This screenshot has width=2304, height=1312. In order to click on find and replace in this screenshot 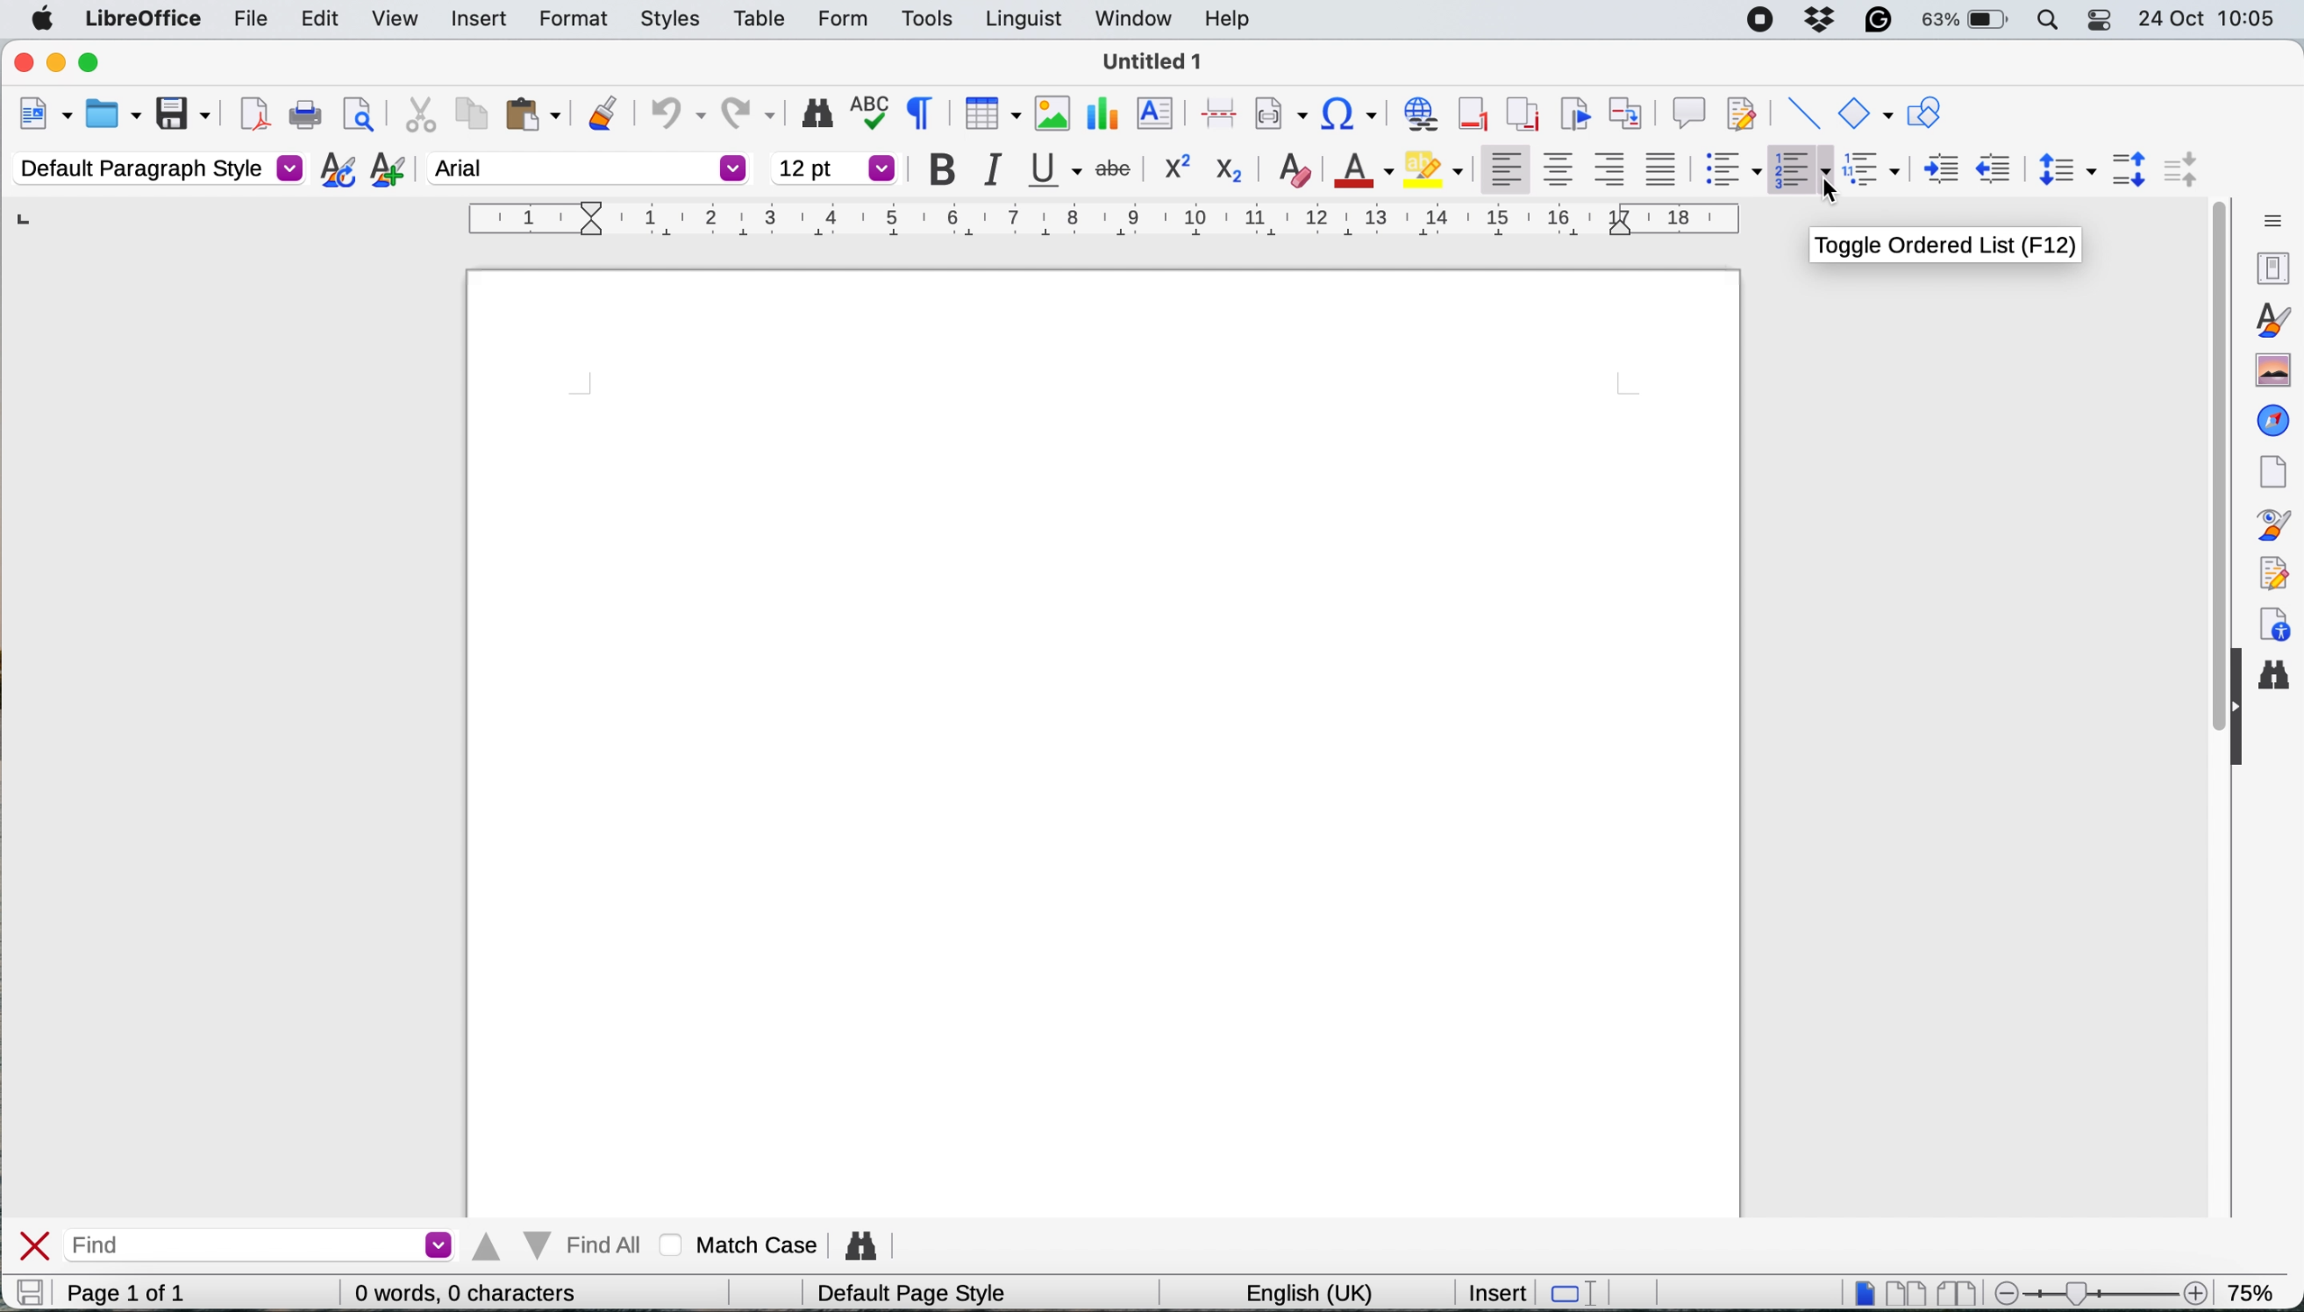, I will do `click(868, 1241)`.